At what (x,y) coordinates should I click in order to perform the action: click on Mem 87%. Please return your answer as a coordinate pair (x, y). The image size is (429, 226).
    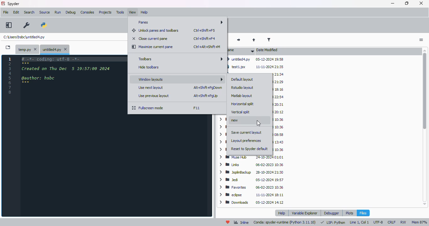
    Looking at the image, I should click on (420, 223).